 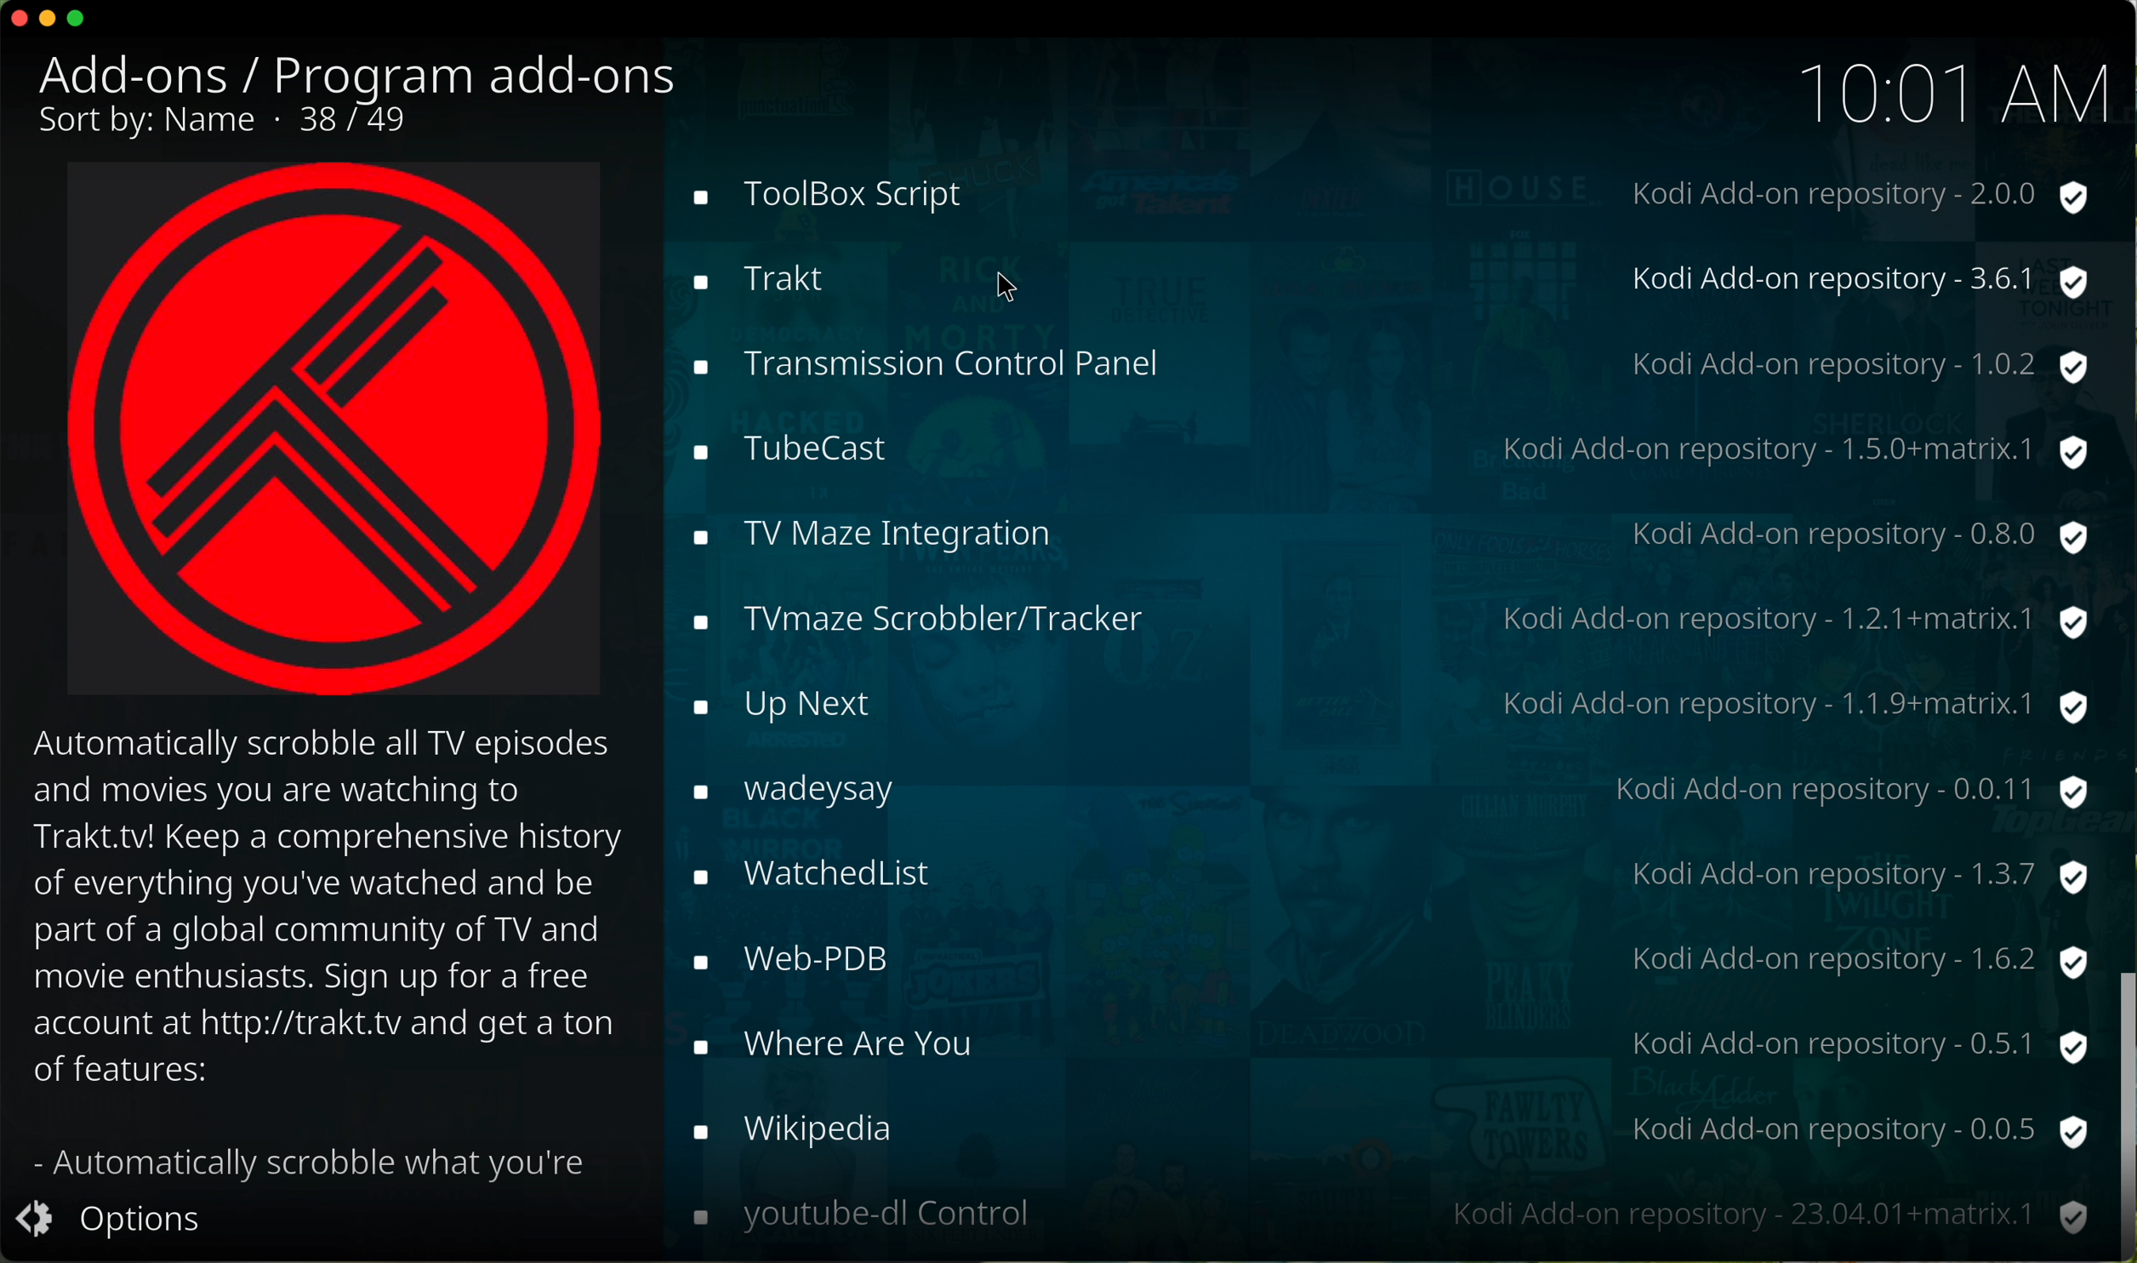 What do you see at coordinates (78, 21) in the screenshot?
I see `maximize` at bounding box center [78, 21].